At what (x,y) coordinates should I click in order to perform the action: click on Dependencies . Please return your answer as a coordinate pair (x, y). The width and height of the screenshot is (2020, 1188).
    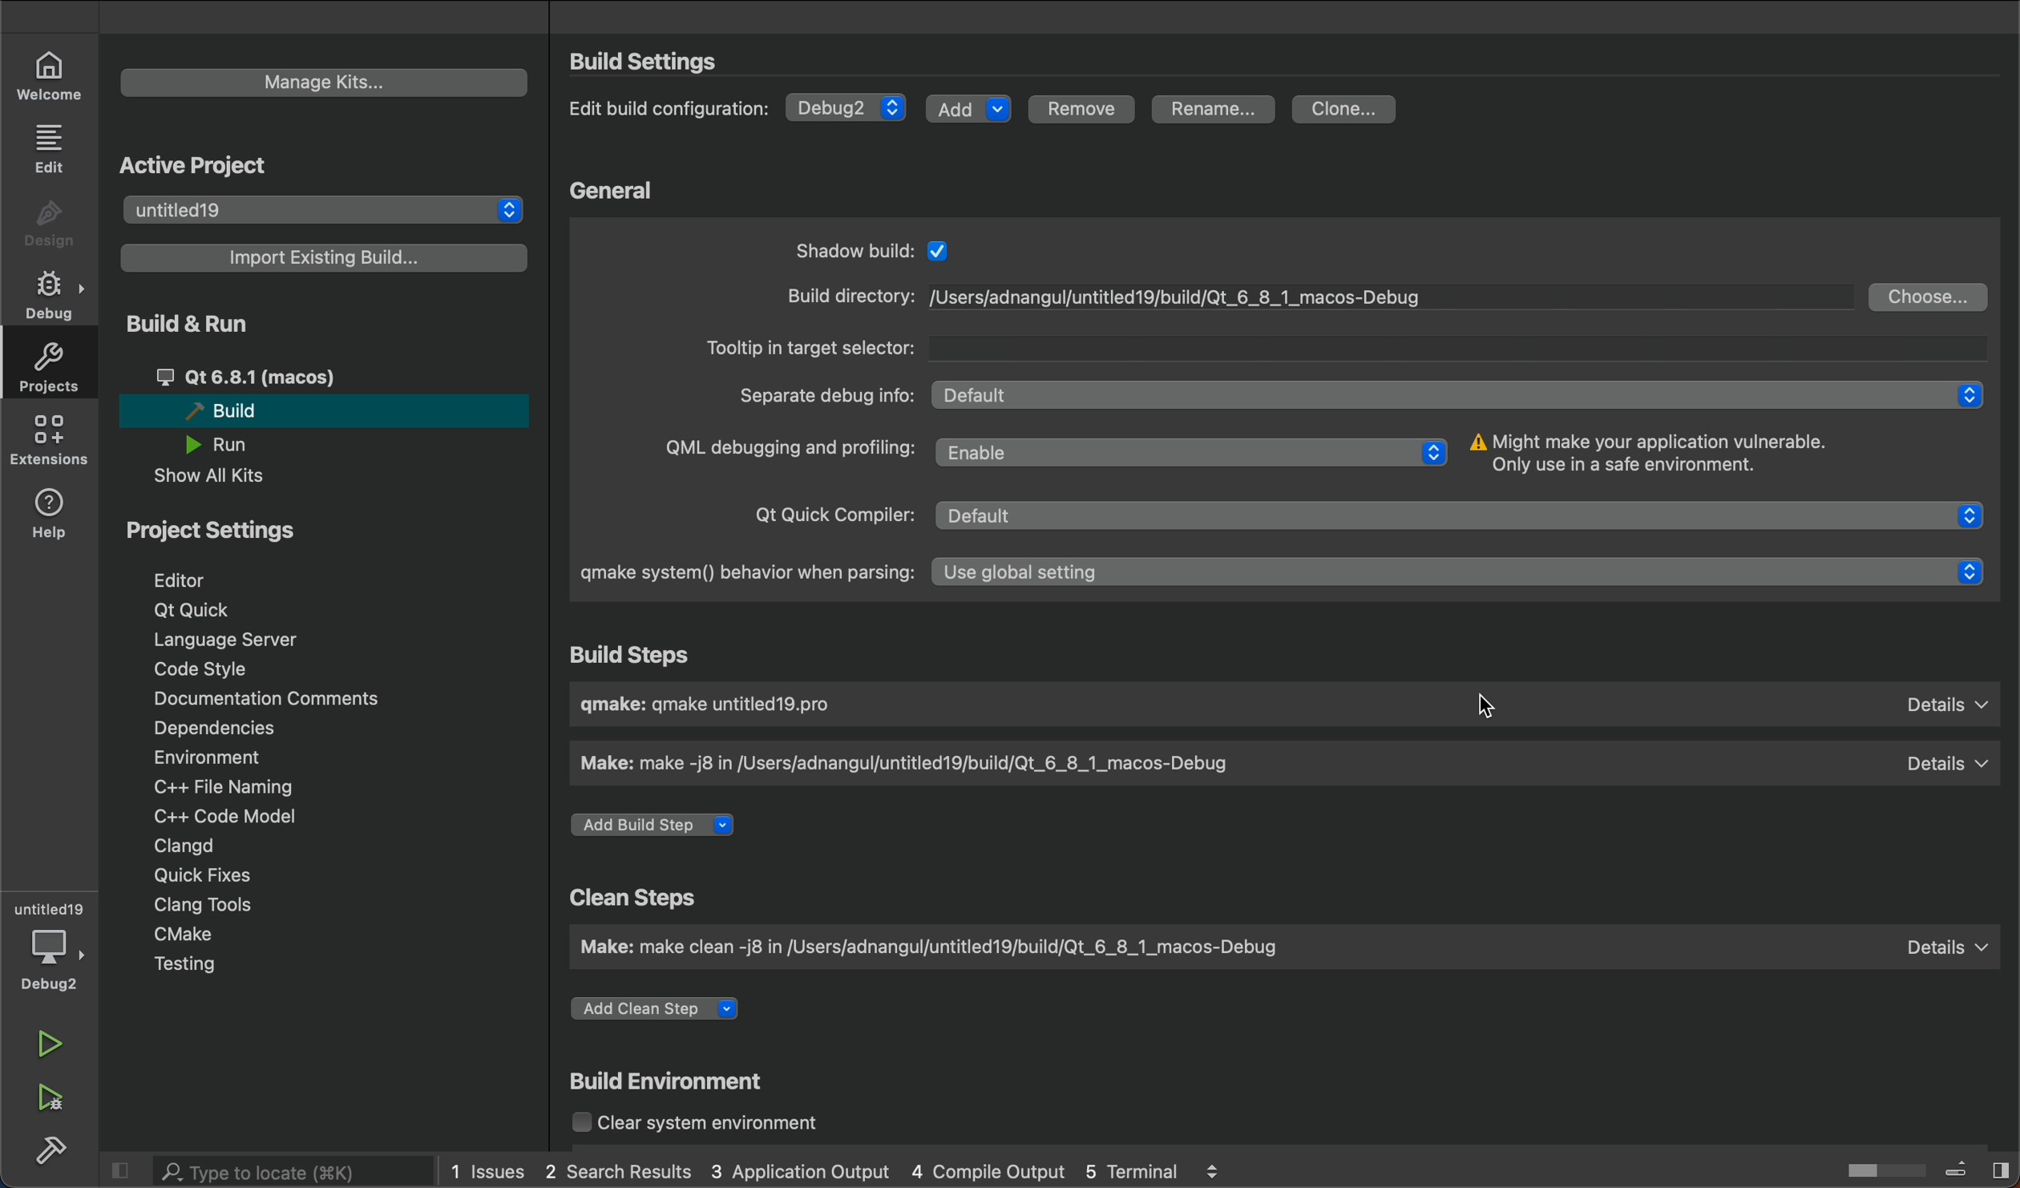
    Looking at the image, I should click on (232, 729).